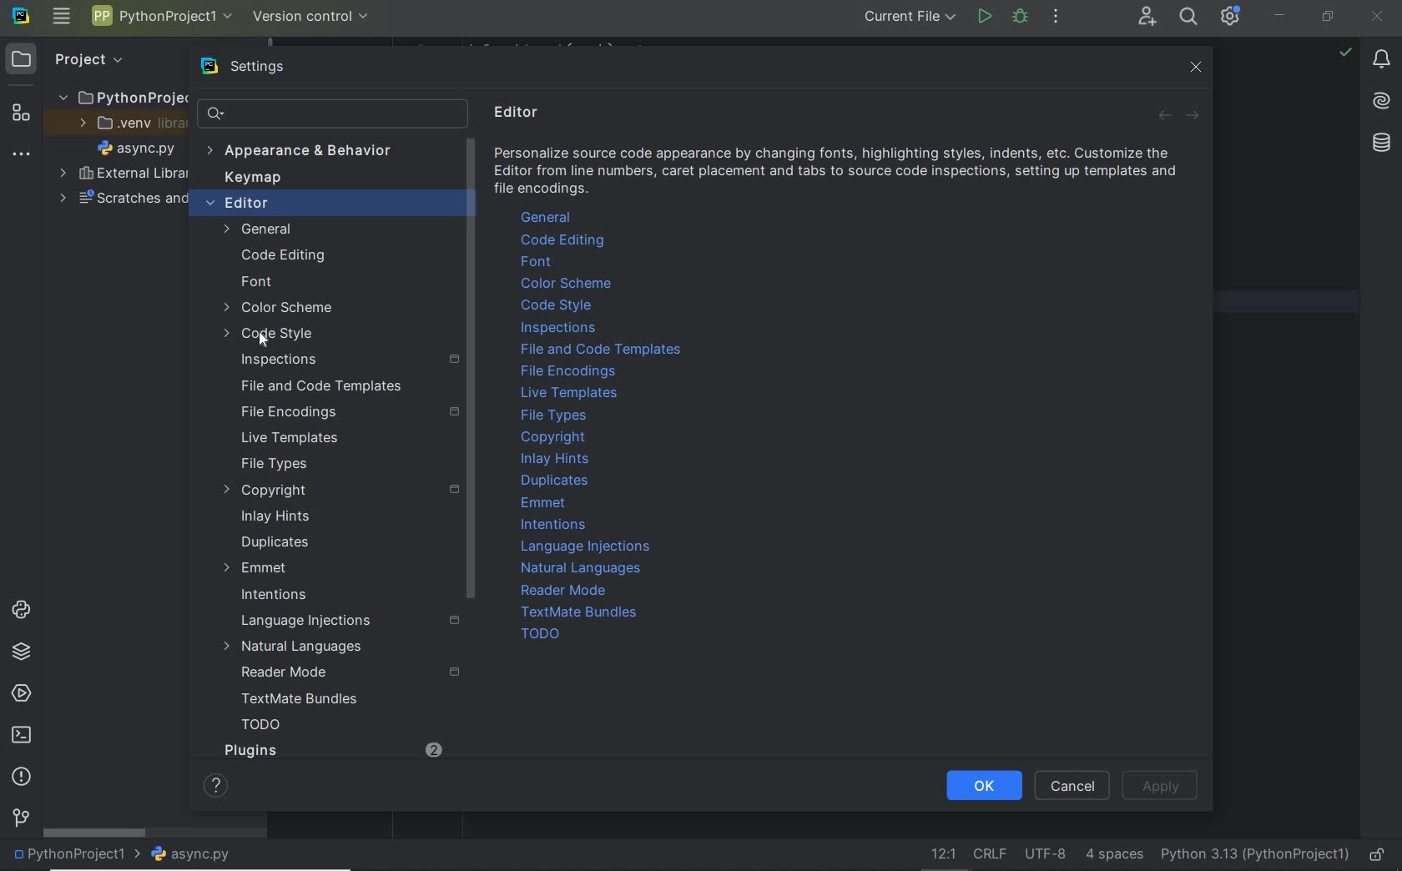 This screenshot has width=1402, height=871. What do you see at coordinates (1380, 141) in the screenshot?
I see `Database` at bounding box center [1380, 141].